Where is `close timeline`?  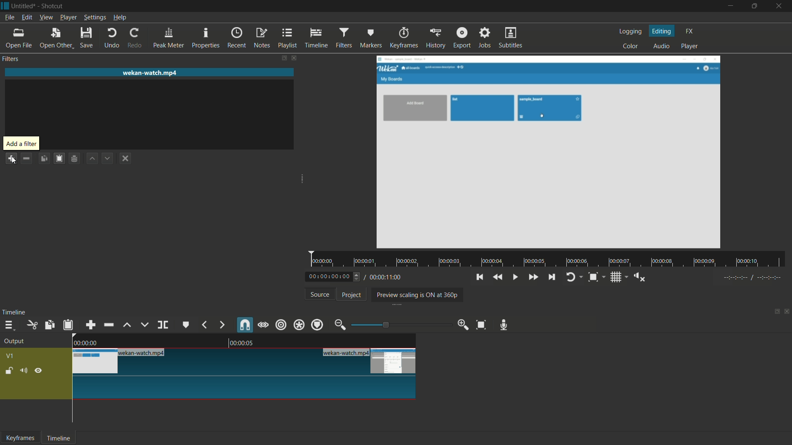 close timeline is located at coordinates (787, 312).